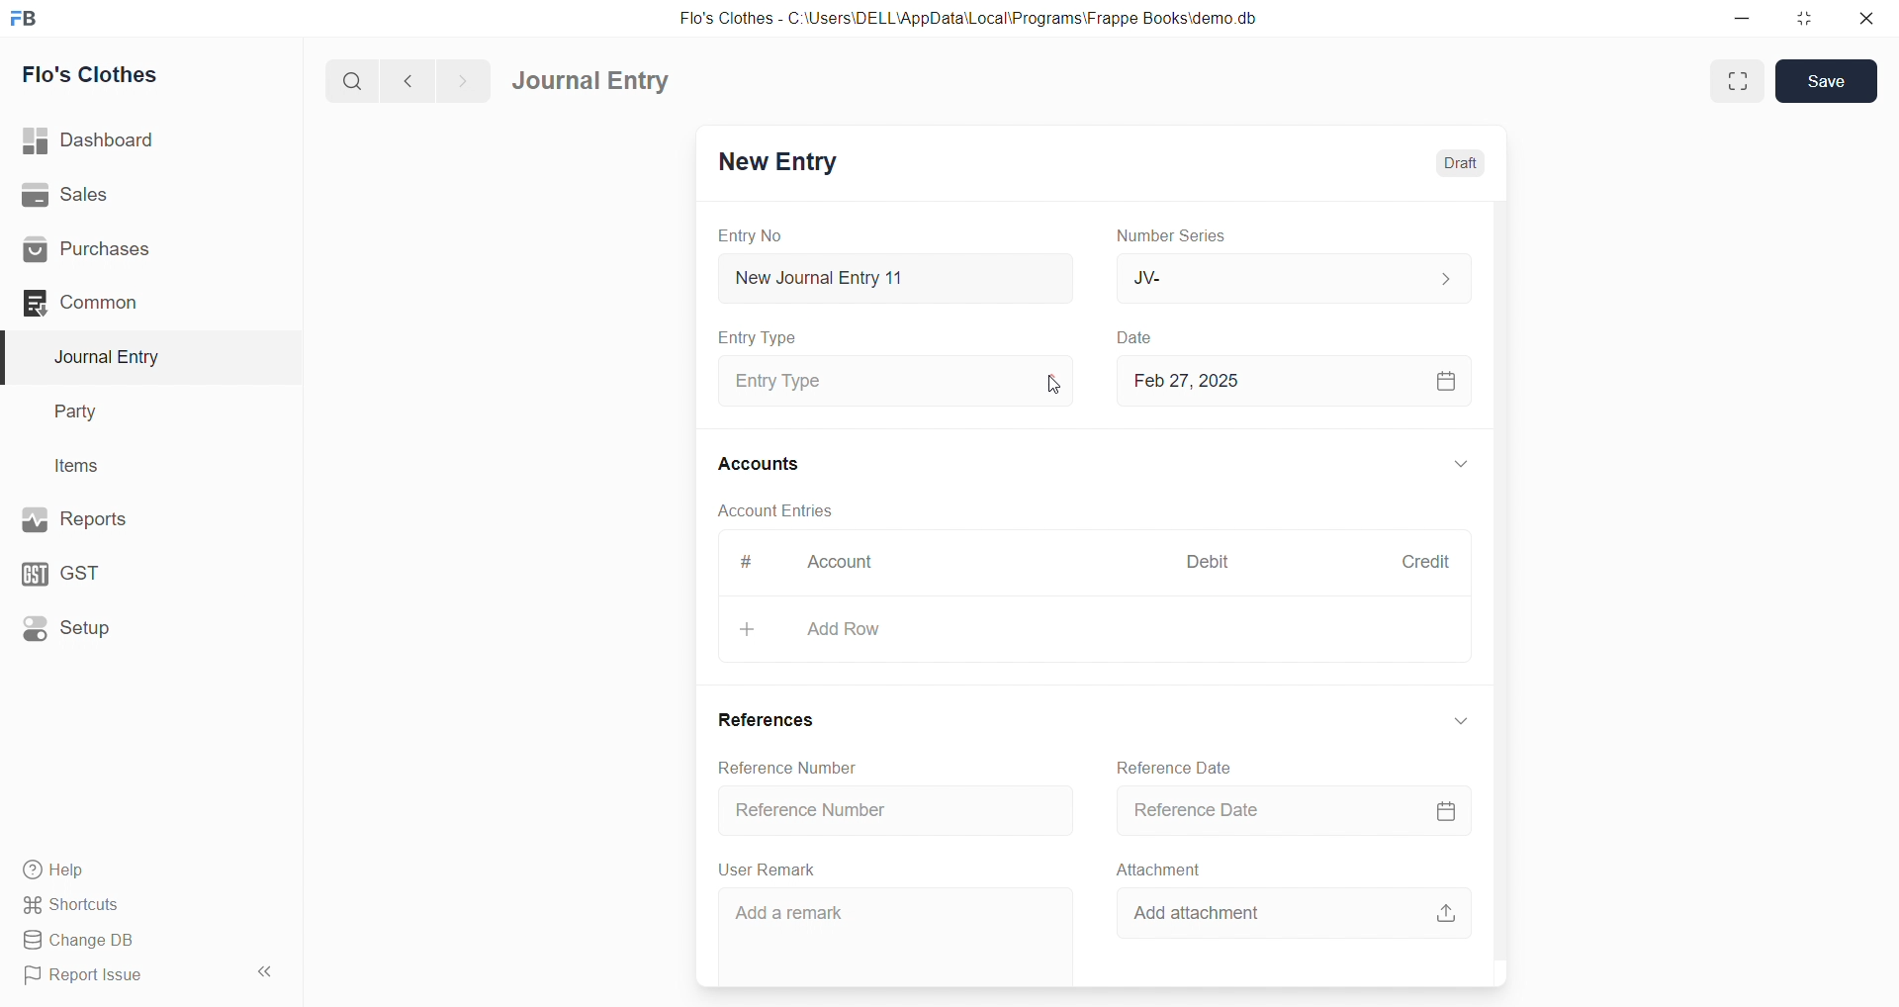 The height and width of the screenshot is (1007, 1899). What do you see at coordinates (12, 356) in the screenshot?
I see `selected` at bounding box center [12, 356].